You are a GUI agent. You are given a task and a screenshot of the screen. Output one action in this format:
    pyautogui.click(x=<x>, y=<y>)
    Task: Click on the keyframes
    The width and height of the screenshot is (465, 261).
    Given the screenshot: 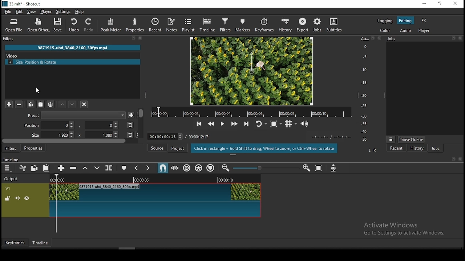 What is the action you would take?
    pyautogui.click(x=264, y=25)
    